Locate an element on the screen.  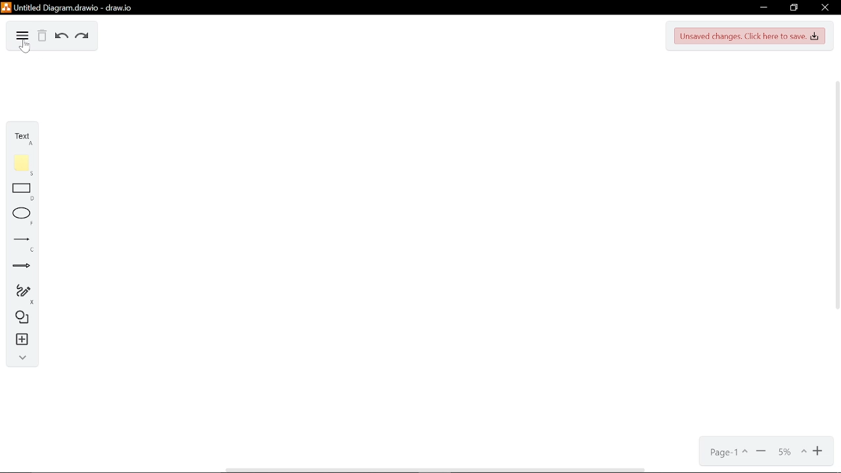
Text is located at coordinates (18, 137).